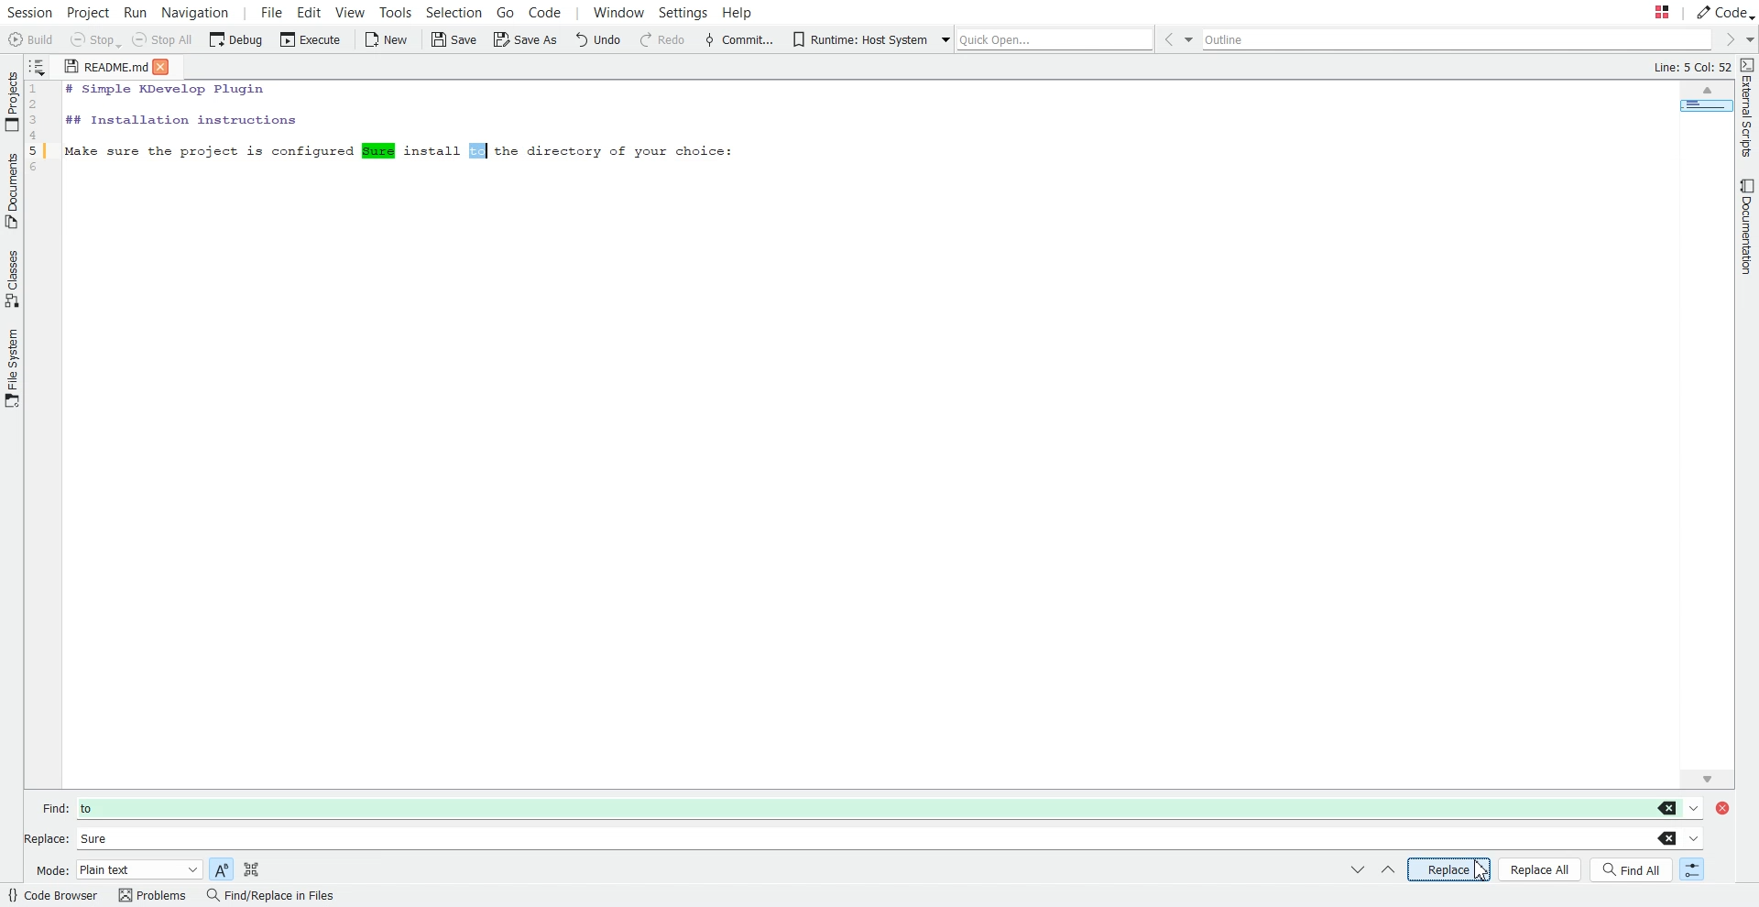 The width and height of the screenshot is (1759, 907). I want to click on Close, so click(168, 66).